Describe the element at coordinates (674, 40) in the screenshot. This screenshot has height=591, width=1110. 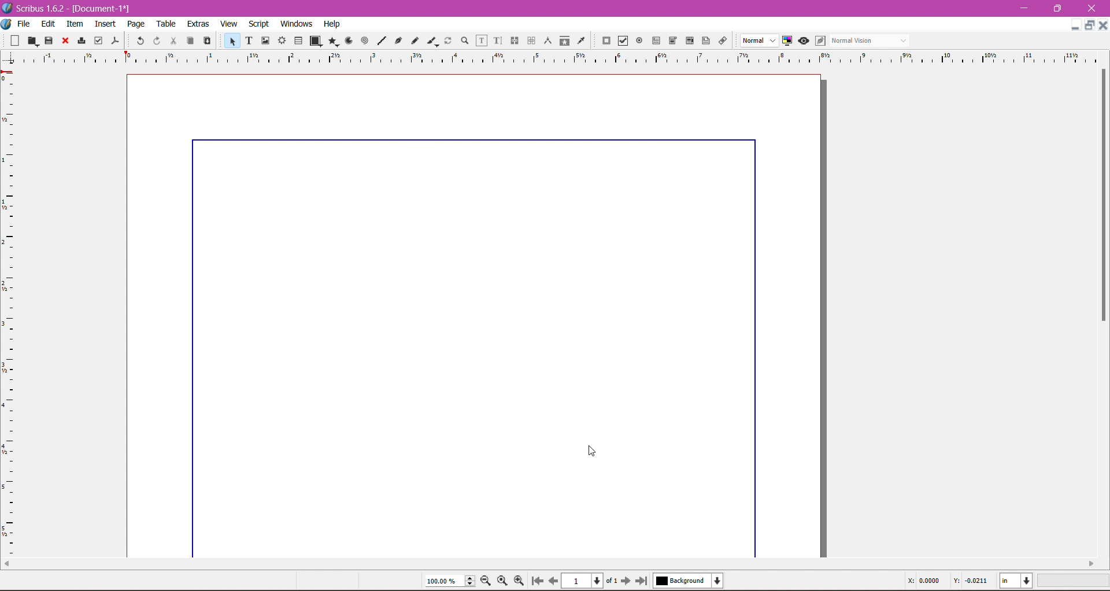
I see `PDF Combo Box` at that location.